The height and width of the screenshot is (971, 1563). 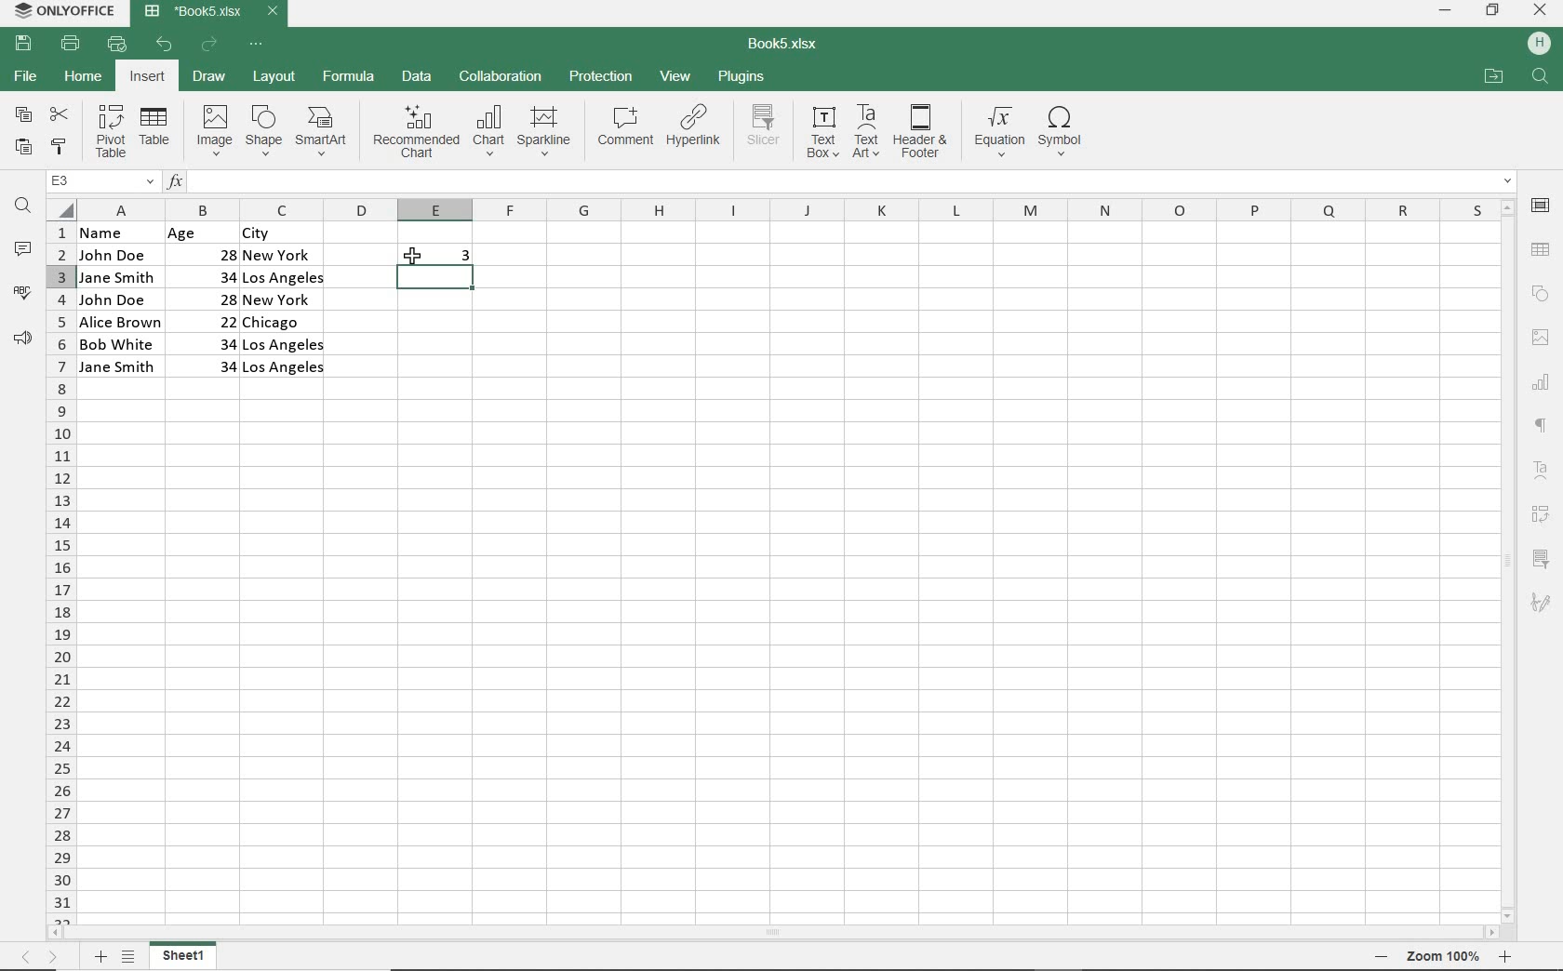 What do you see at coordinates (625, 129) in the screenshot?
I see `COMMENT` at bounding box center [625, 129].